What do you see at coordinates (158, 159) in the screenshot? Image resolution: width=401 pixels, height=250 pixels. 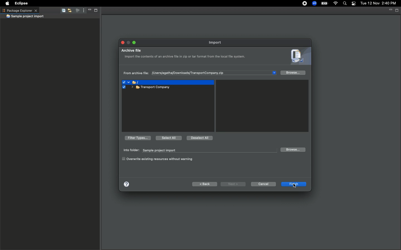 I see `Overwrite existing resources without warning` at bounding box center [158, 159].